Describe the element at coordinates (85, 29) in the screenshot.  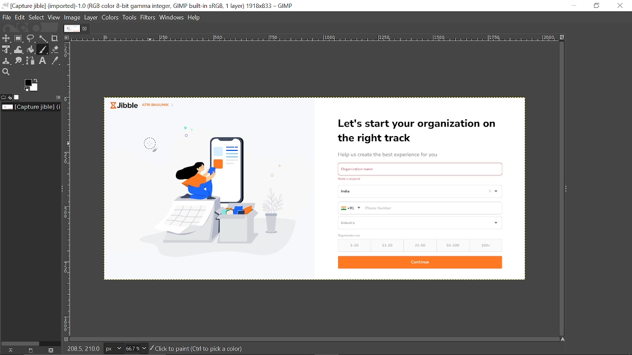
I see `Close tab` at that location.